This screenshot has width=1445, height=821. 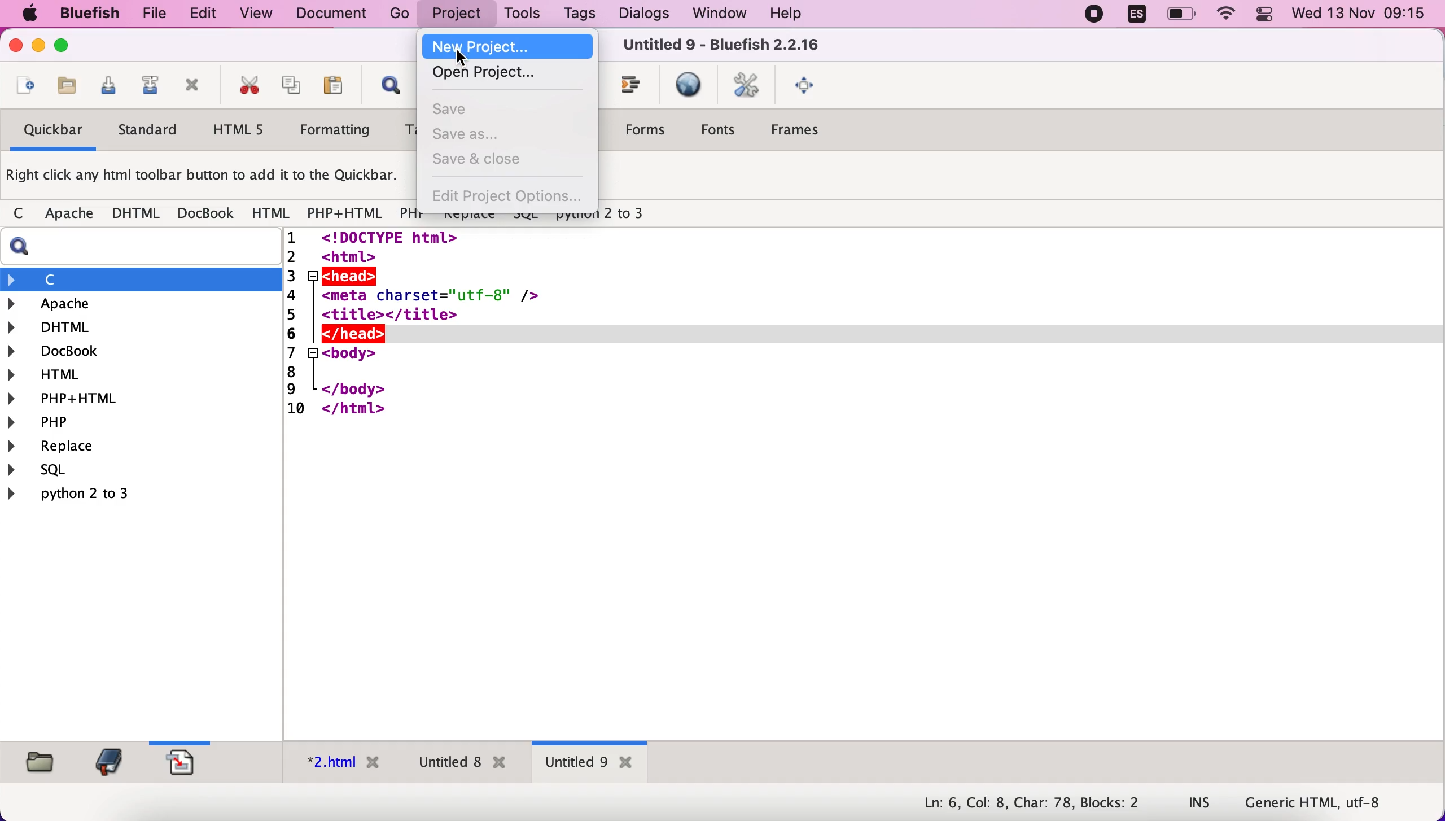 What do you see at coordinates (64, 86) in the screenshot?
I see `save file` at bounding box center [64, 86].